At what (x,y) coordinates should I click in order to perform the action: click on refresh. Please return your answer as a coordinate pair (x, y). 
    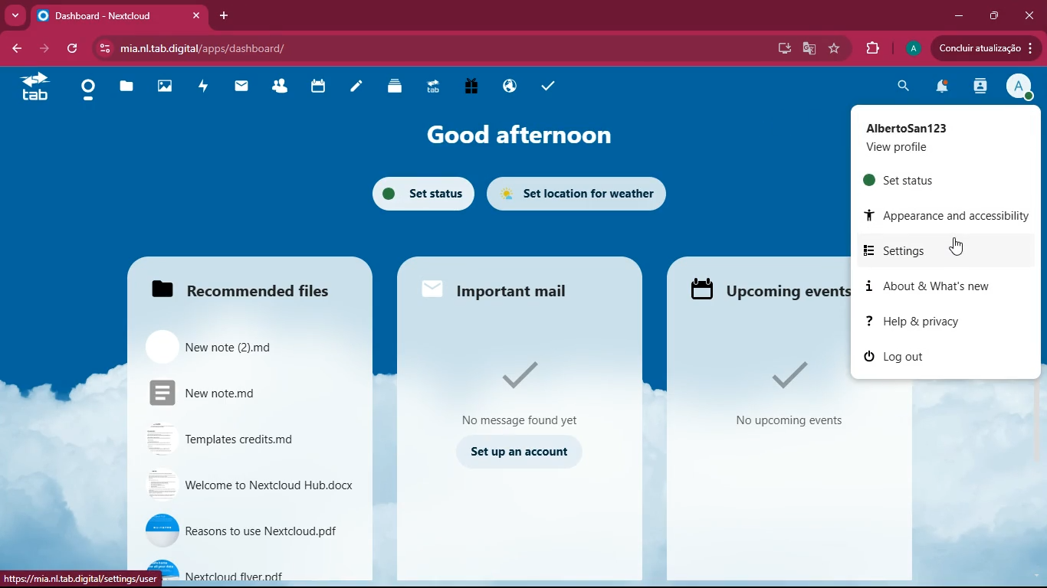
    Looking at the image, I should click on (74, 48).